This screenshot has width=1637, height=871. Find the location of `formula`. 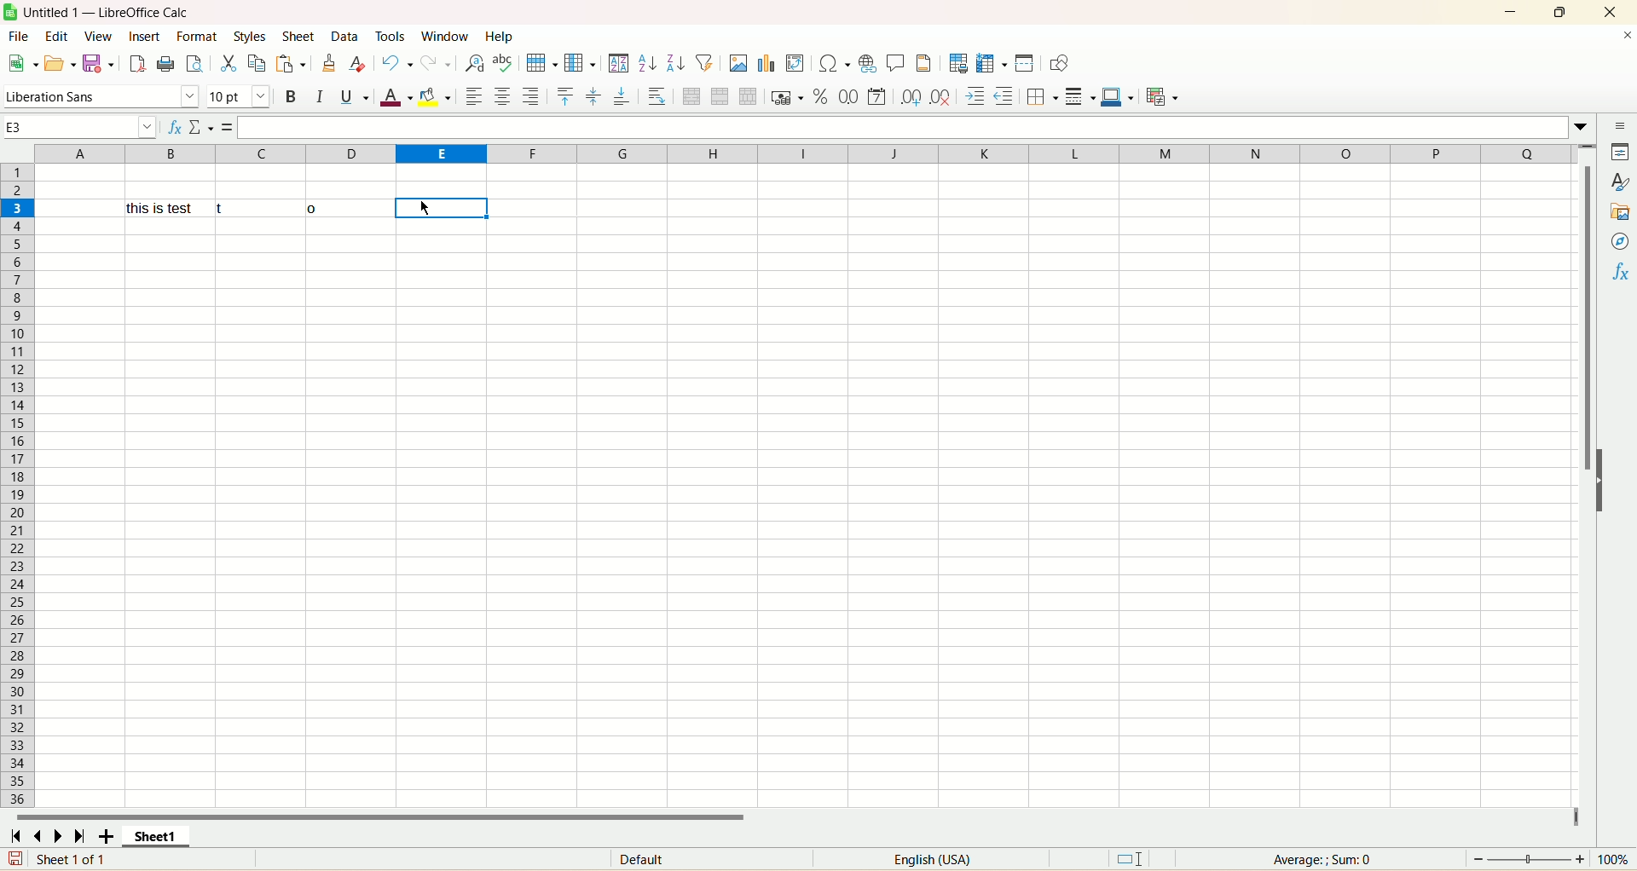

formula is located at coordinates (227, 127).